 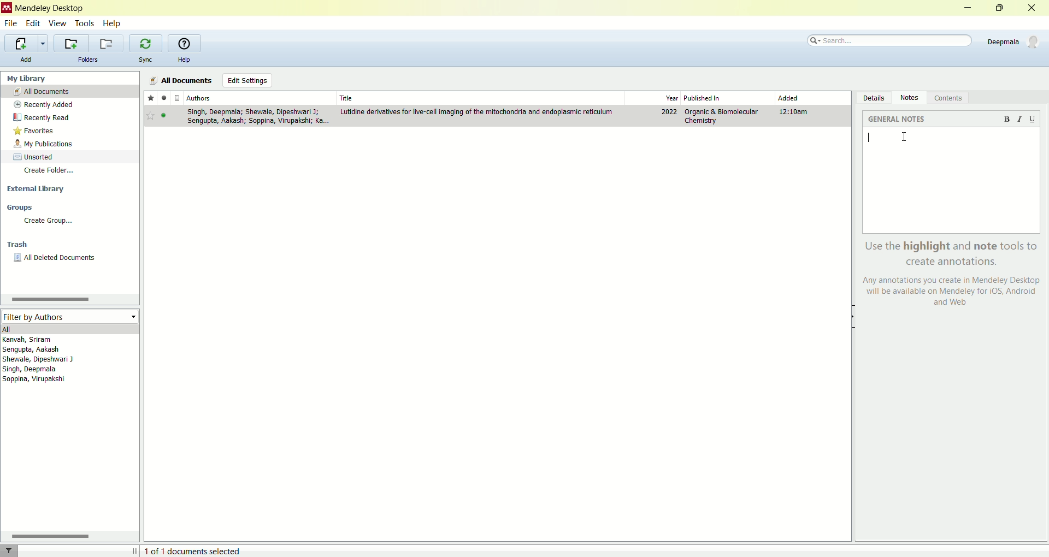 I want to click on scroll bar, so click(x=68, y=536).